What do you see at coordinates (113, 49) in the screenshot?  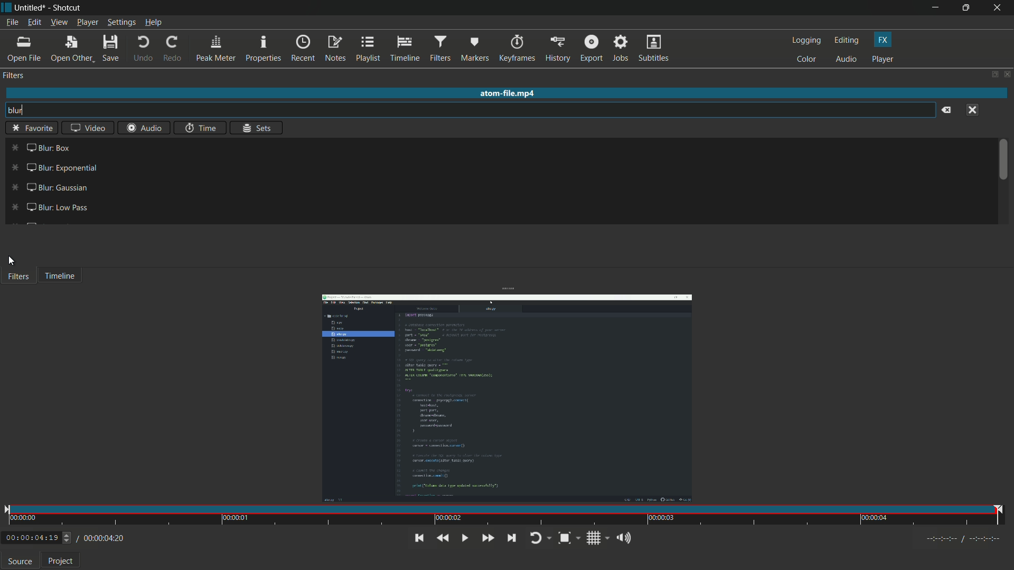 I see `save` at bounding box center [113, 49].